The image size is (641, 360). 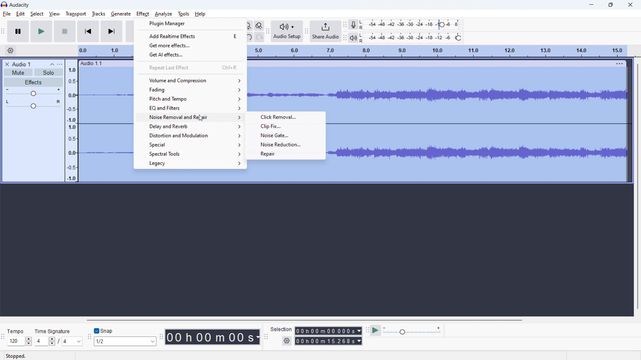 I want to click on effects, so click(x=34, y=82).